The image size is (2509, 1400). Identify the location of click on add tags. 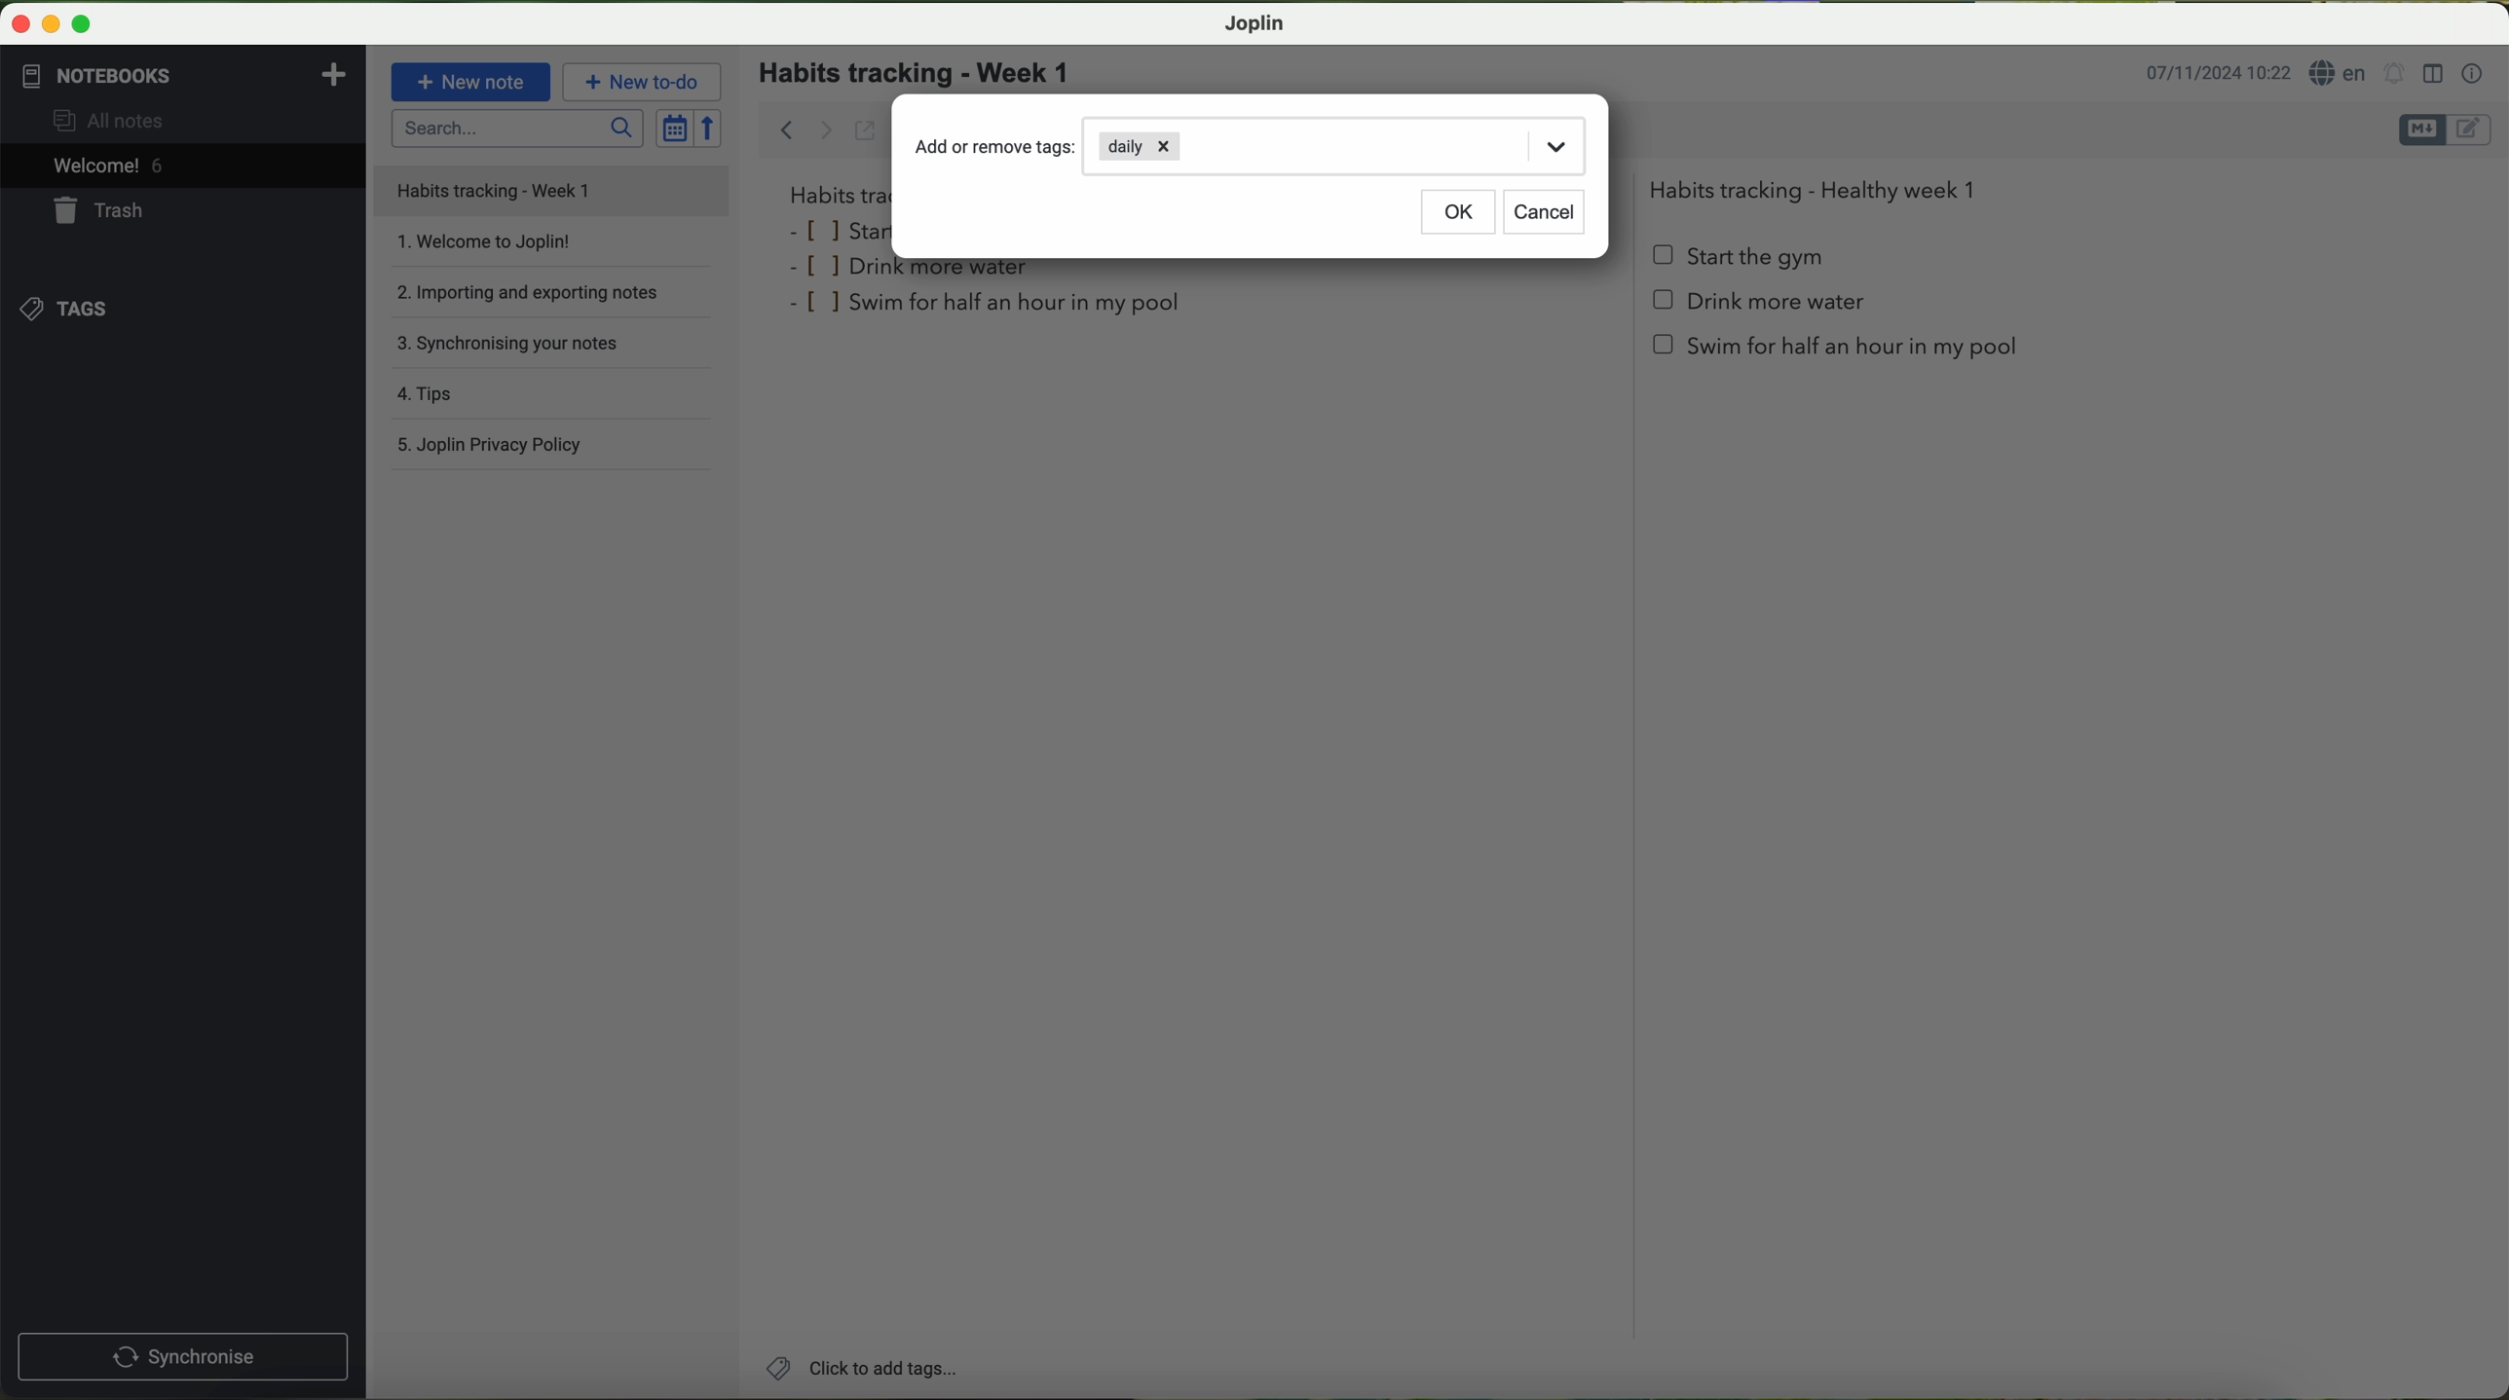
(858, 1366).